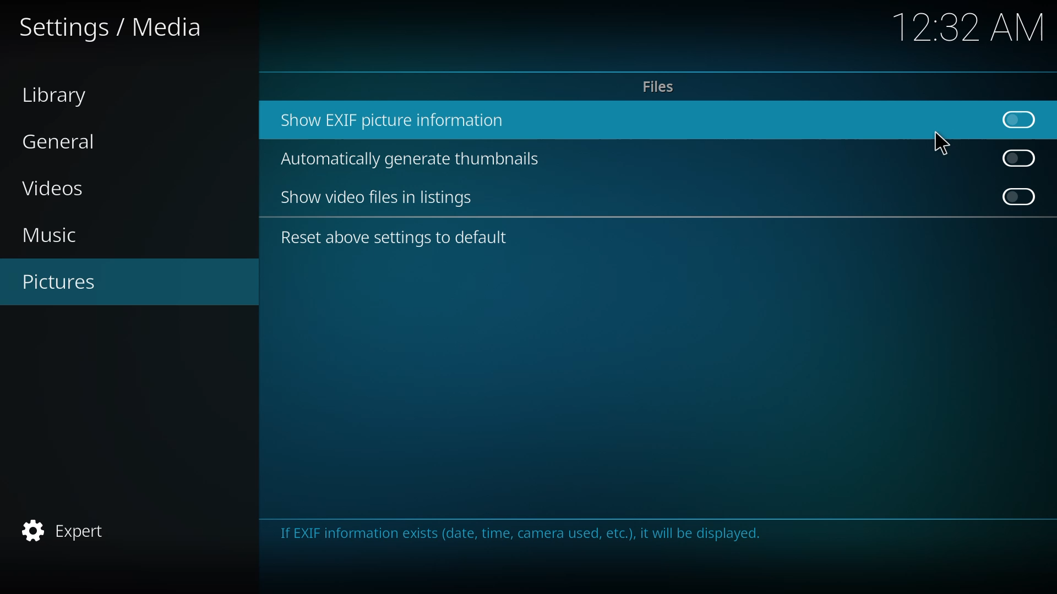  Describe the element at coordinates (522, 532) in the screenshot. I see `info` at that location.